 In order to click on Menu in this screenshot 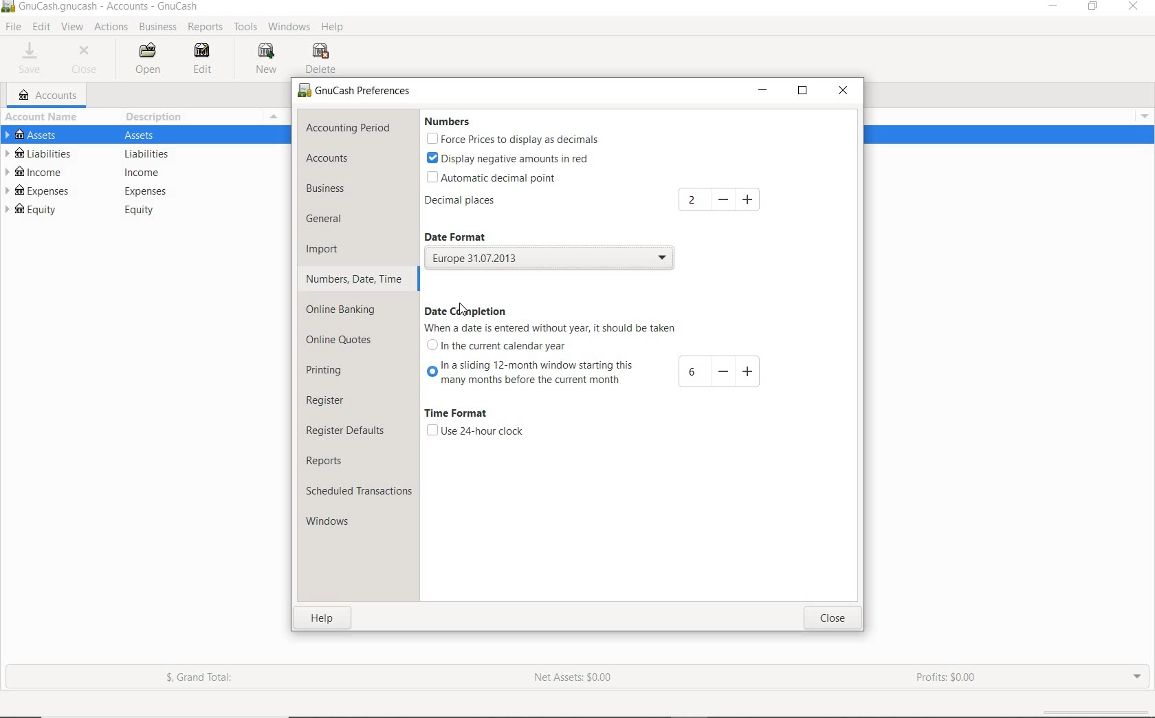, I will do `click(272, 117)`.